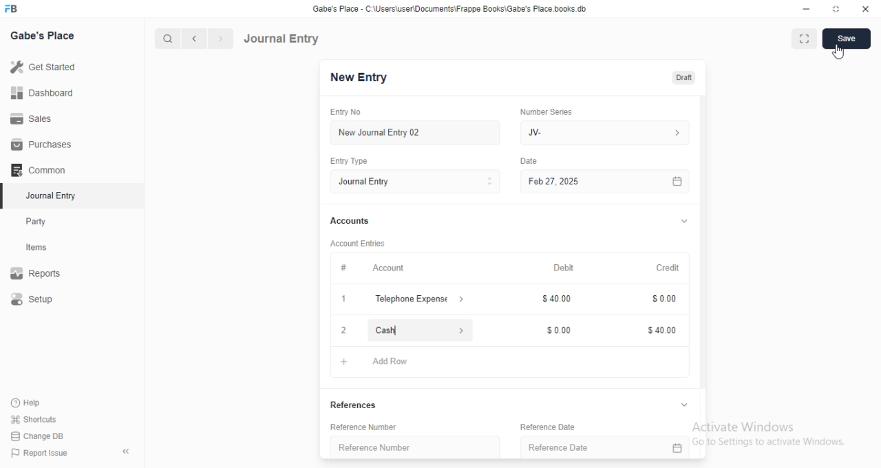 Image resolution: width=881 pixels, height=468 pixels. I want to click on Telephone Expense, so click(421, 298).